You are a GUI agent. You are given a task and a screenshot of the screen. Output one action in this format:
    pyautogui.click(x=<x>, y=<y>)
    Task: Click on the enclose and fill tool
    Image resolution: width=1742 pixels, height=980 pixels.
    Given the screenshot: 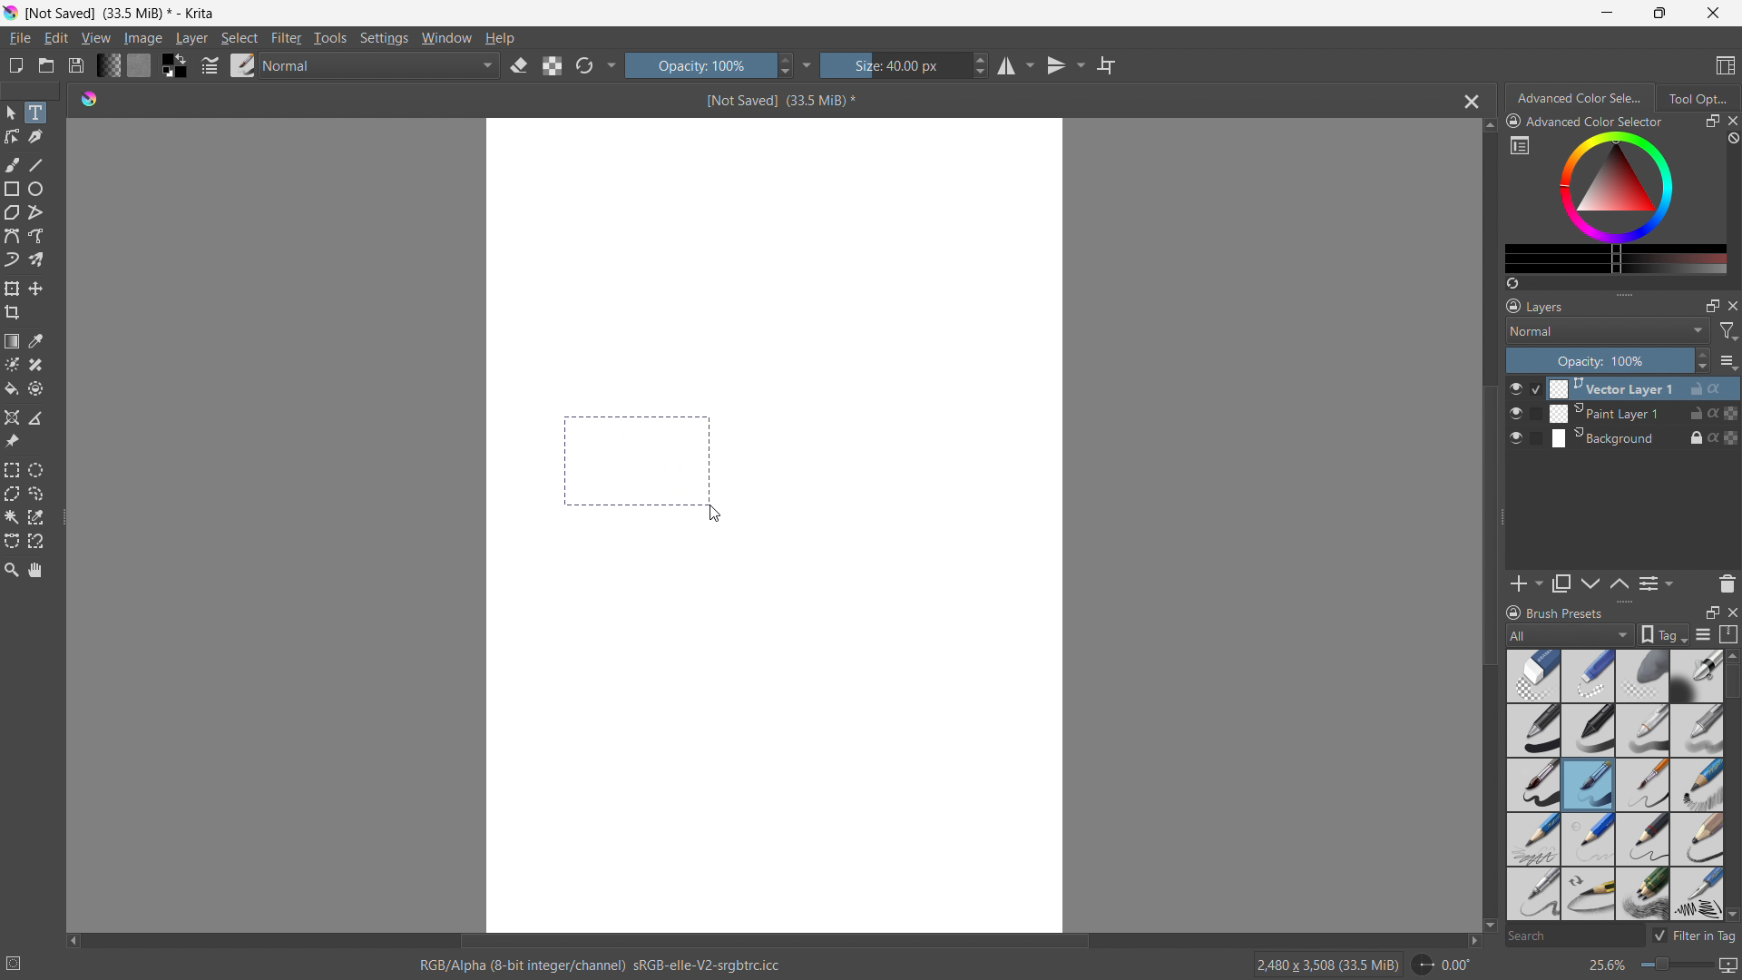 What is the action you would take?
    pyautogui.click(x=35, y=388)
    